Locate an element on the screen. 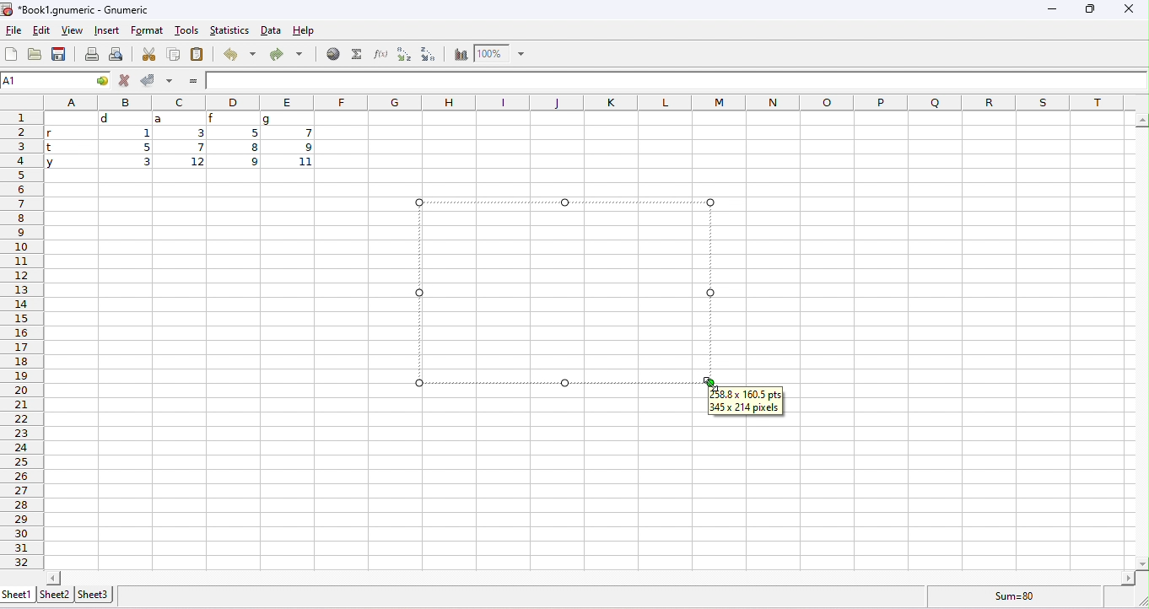  file is located at coordinates (12, 30).